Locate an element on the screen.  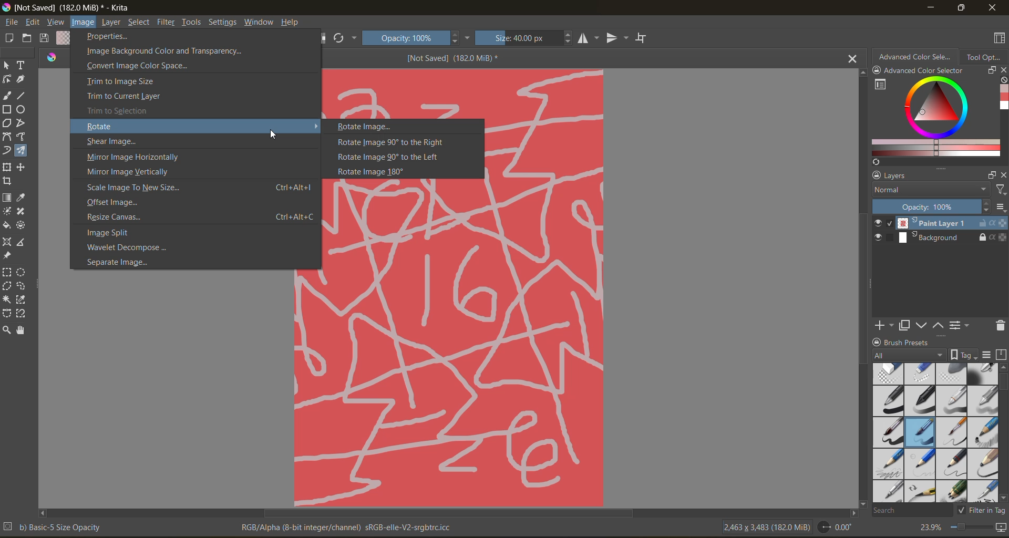
lock docker is located at coordinates (877, 175).